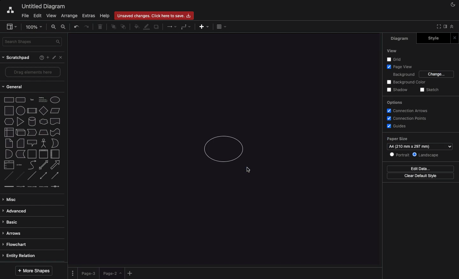 The height and width of the screenshot is (279, 459). Describe the element at coordinates (406, 110) in the screenshot. I see `Connection arrows` at that location.